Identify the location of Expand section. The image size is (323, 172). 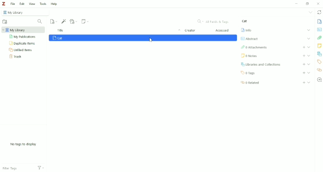
(309, 64).